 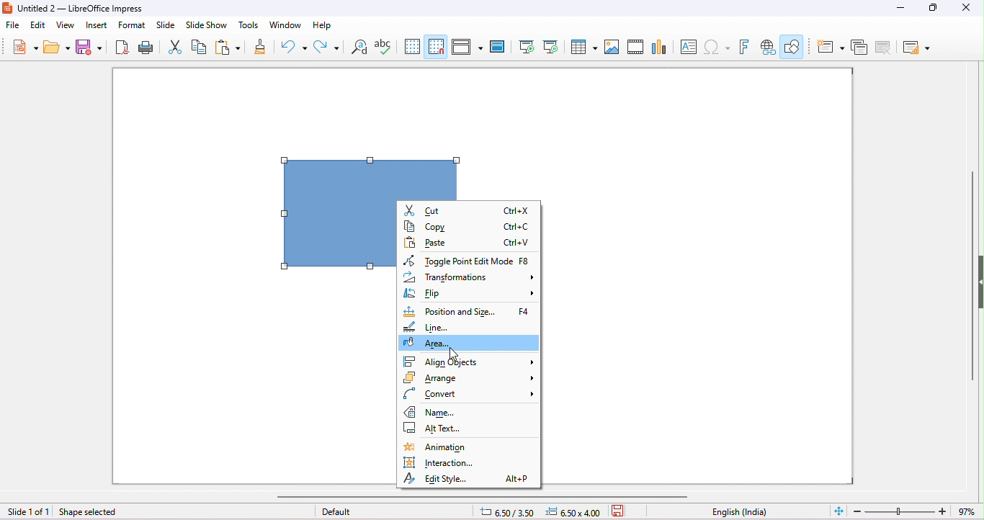 What do you see at coordinates (468, 478) in the screenshot?
I see `edit style    Alt+P` at bounding box center [468, 478].